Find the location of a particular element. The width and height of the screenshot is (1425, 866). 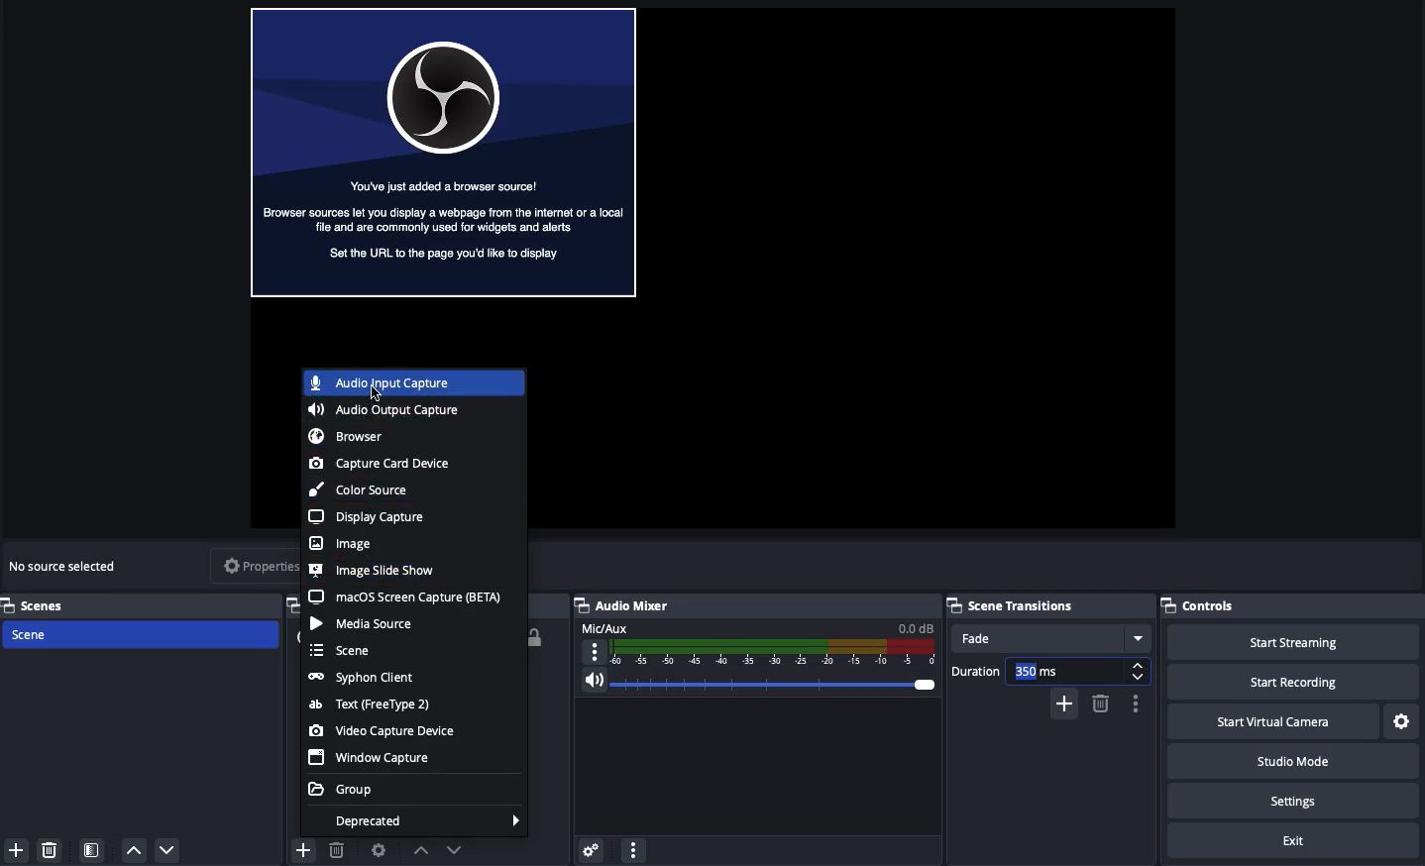

Media source is located at coordinates (364, 623).